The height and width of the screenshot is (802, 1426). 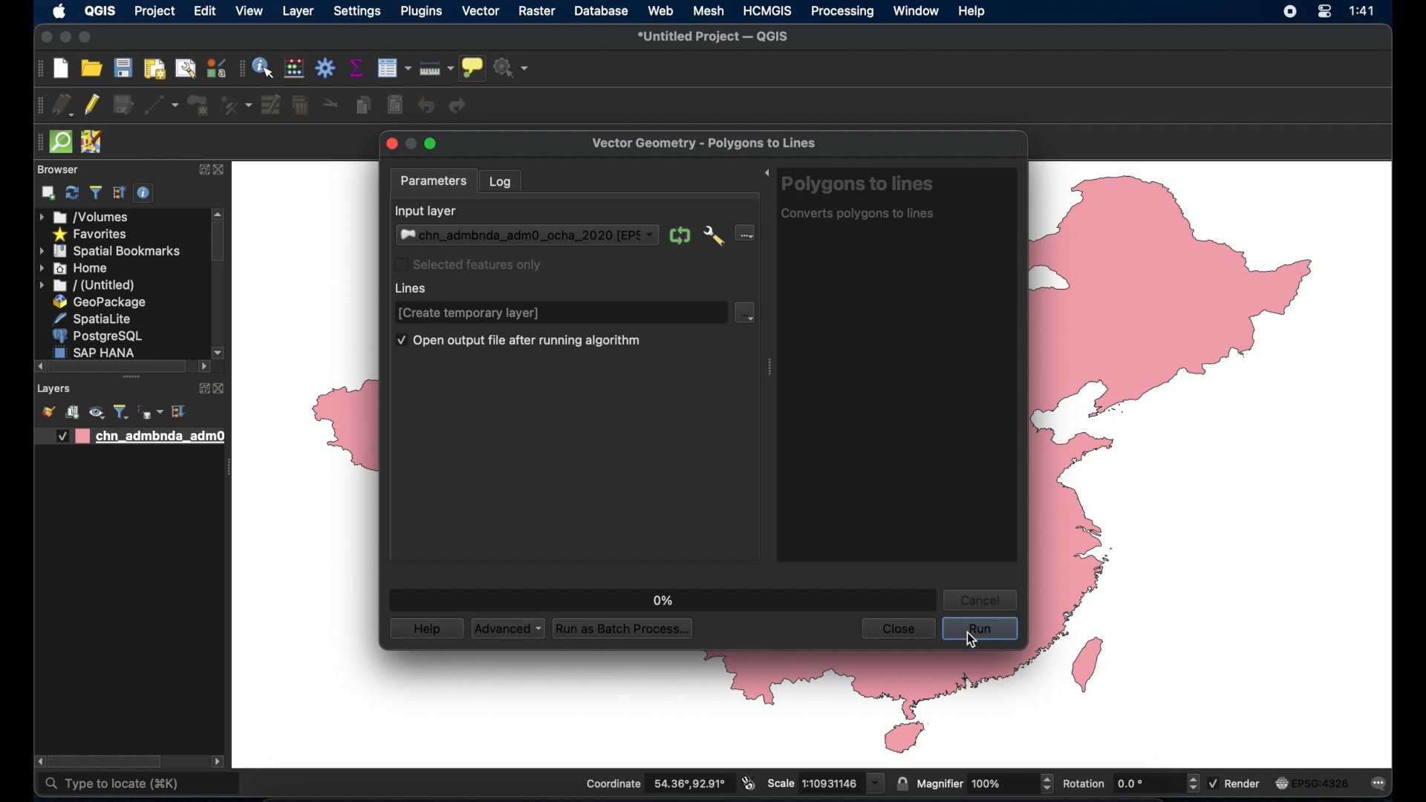 What do you see at coordinates (134, 379) in the screenshot?
I see `drag handles` at bounding box center [134, 379].